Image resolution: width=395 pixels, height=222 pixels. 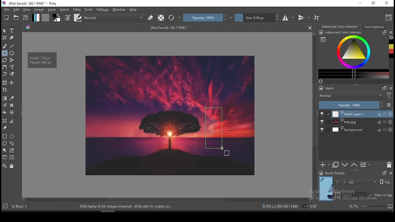 What do you see at coordinates (16, 10) in the screenshot?
I see `edit` at bounding box center [16, 10].